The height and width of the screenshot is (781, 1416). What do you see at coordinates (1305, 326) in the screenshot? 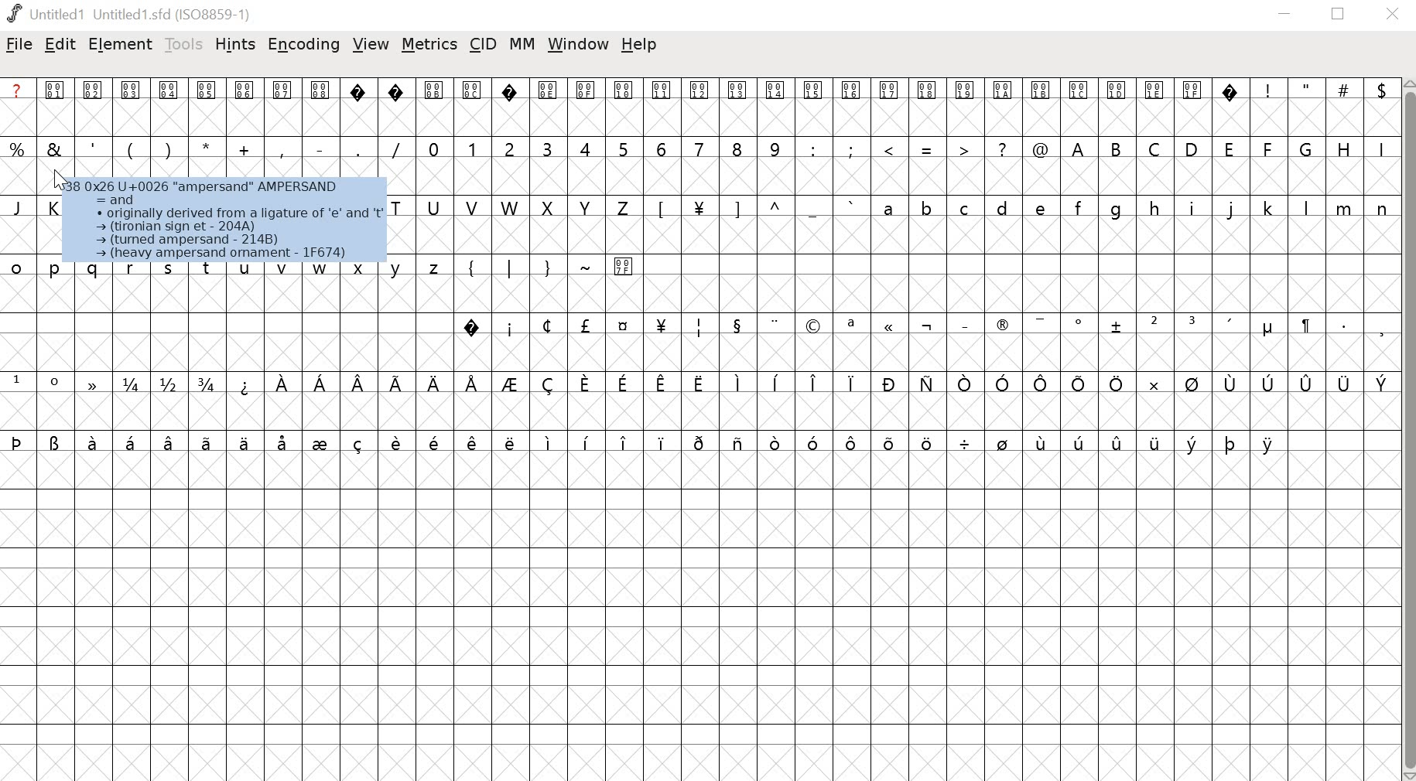
I see `symbol` at bounding box center [1305, 326].